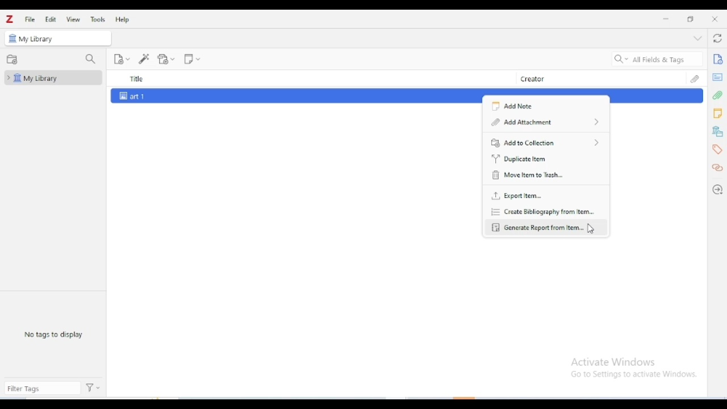 The height and width of the screenshot is (409, 727). I want to click on tags, so click(718, 150).